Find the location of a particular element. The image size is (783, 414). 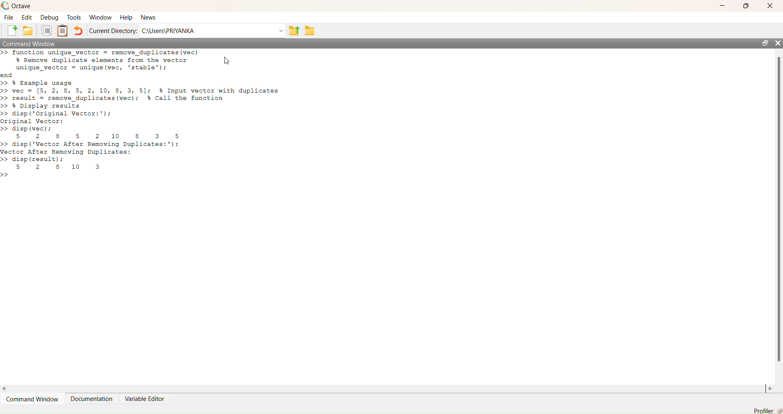

octave is located at coordinates (22, 7).